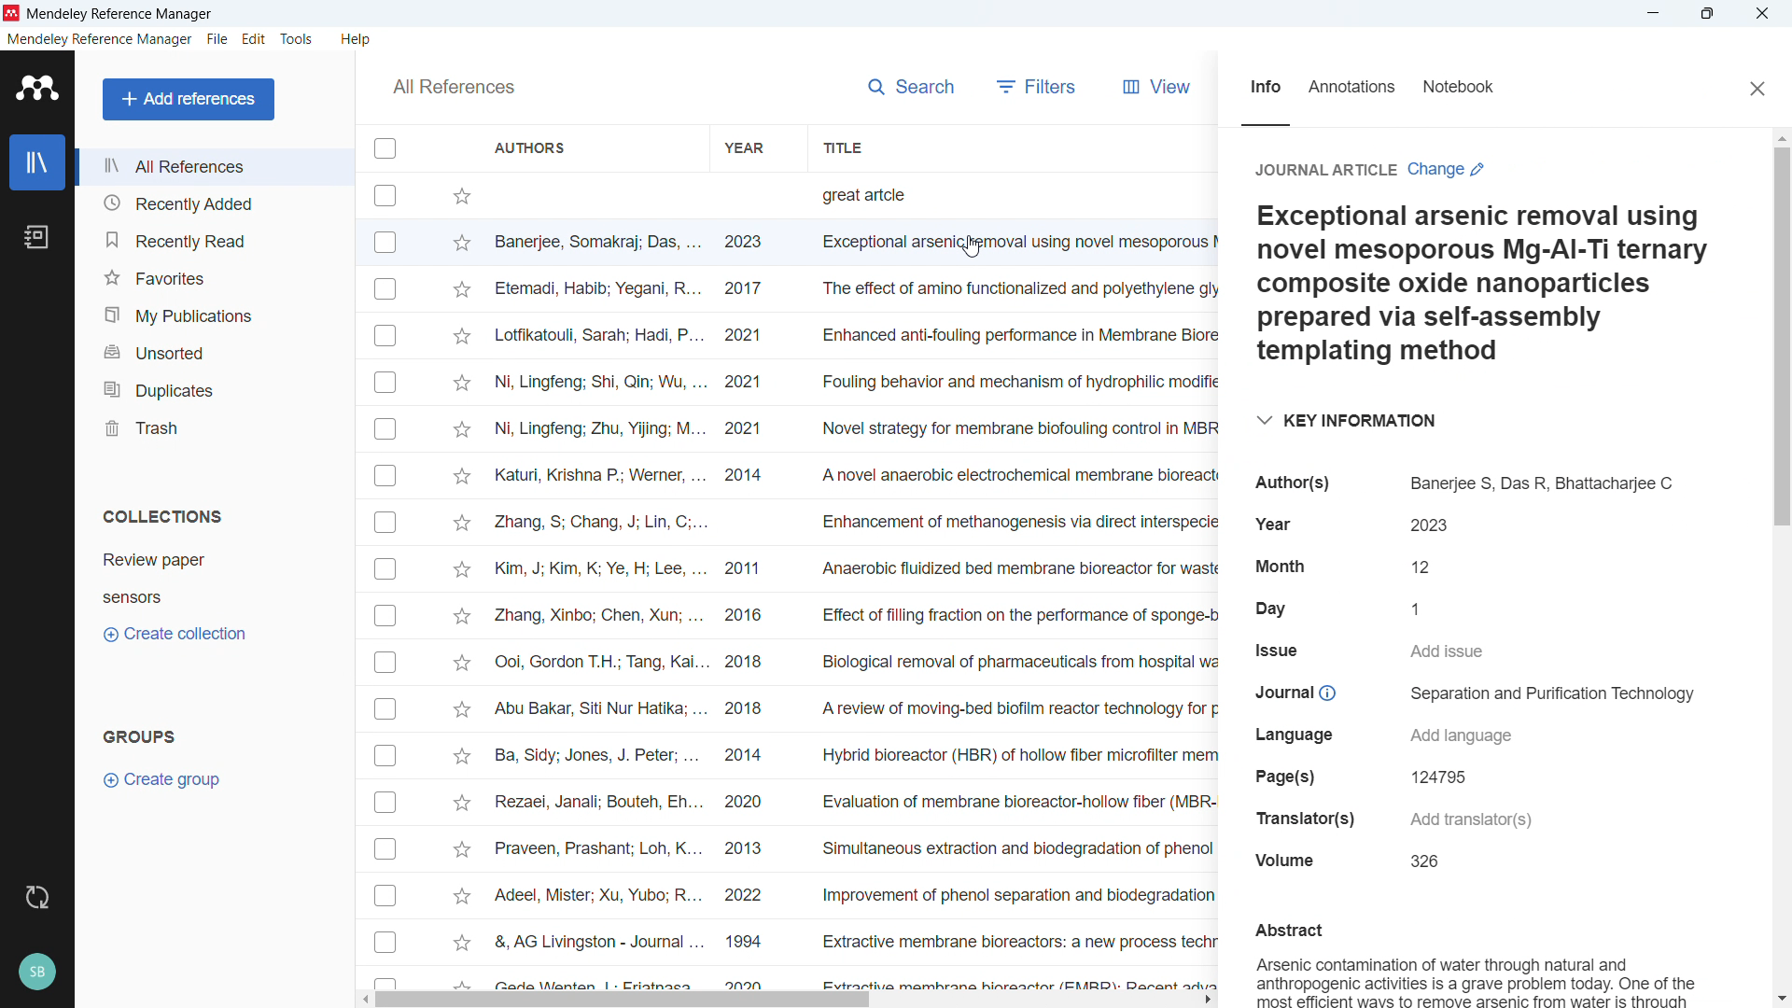  Describe the element at coordinates (1761, 14) in the screenshot. I see ` Close ` at that location.